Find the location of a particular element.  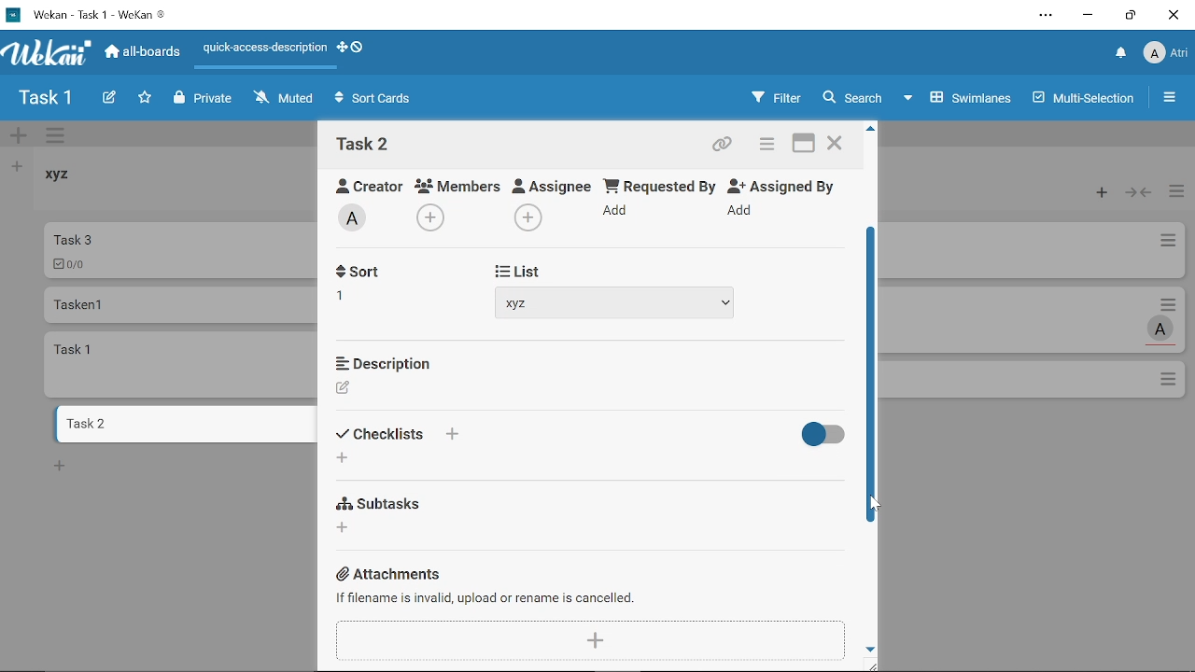

xyz is located at coordinates (616, 301).